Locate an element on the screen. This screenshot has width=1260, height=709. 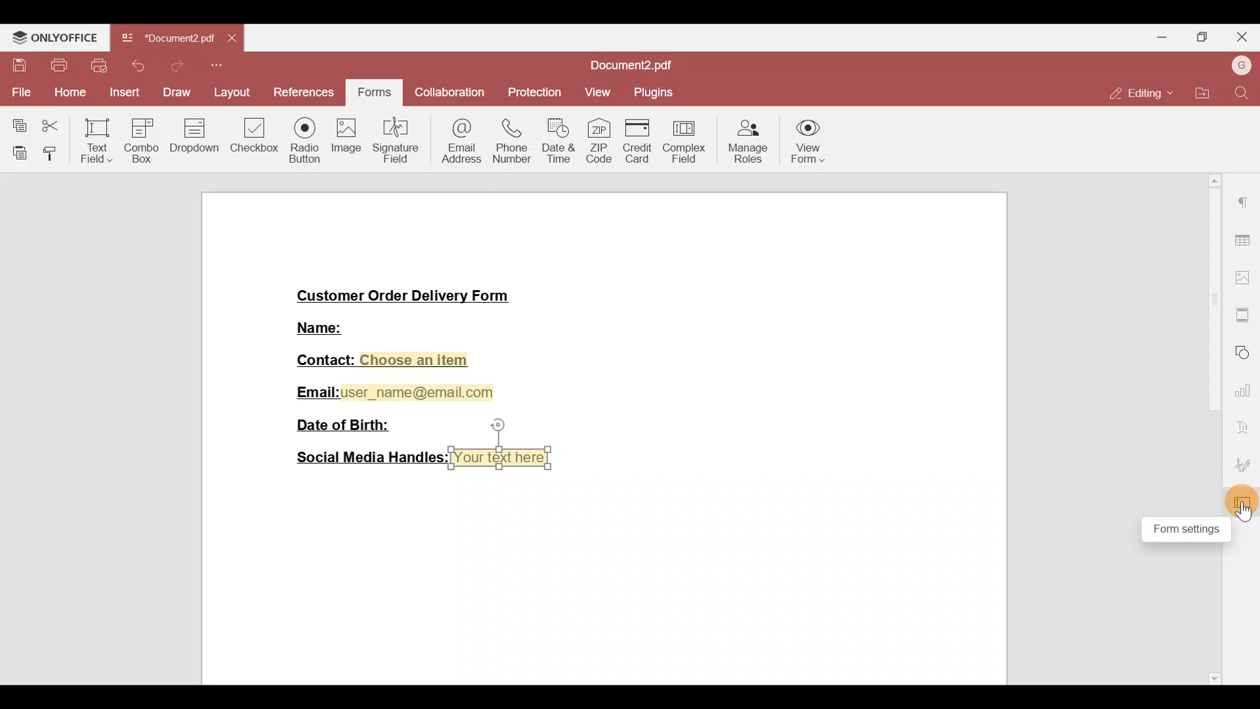
Text field is located at coordinates (93, 142).